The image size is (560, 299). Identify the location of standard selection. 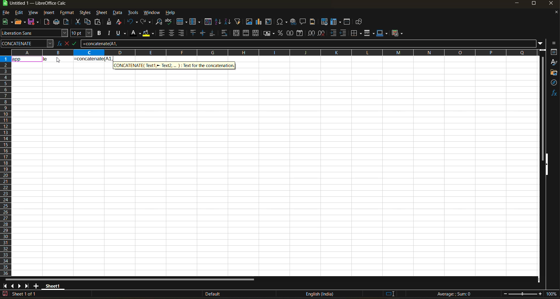
(390, 293).